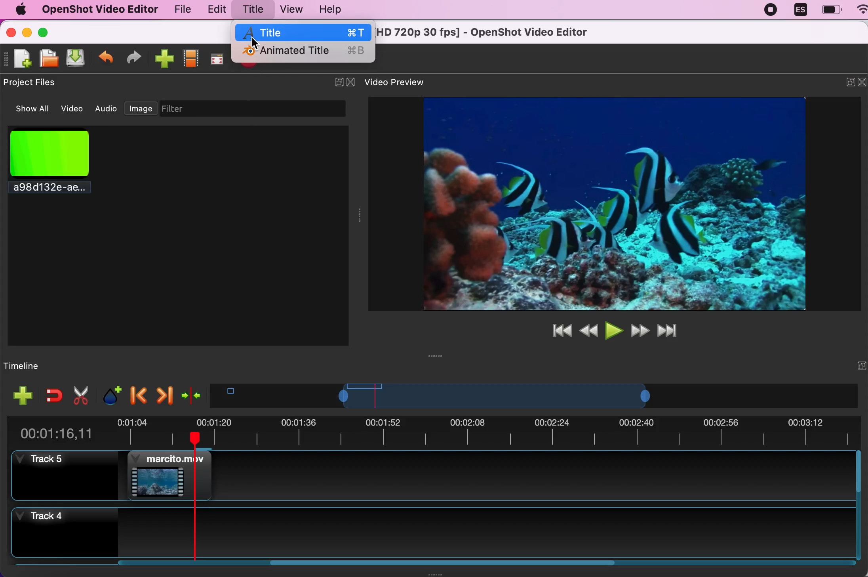 The image size is (868, 577). I want to click on scroll bar, so click(859, 506).